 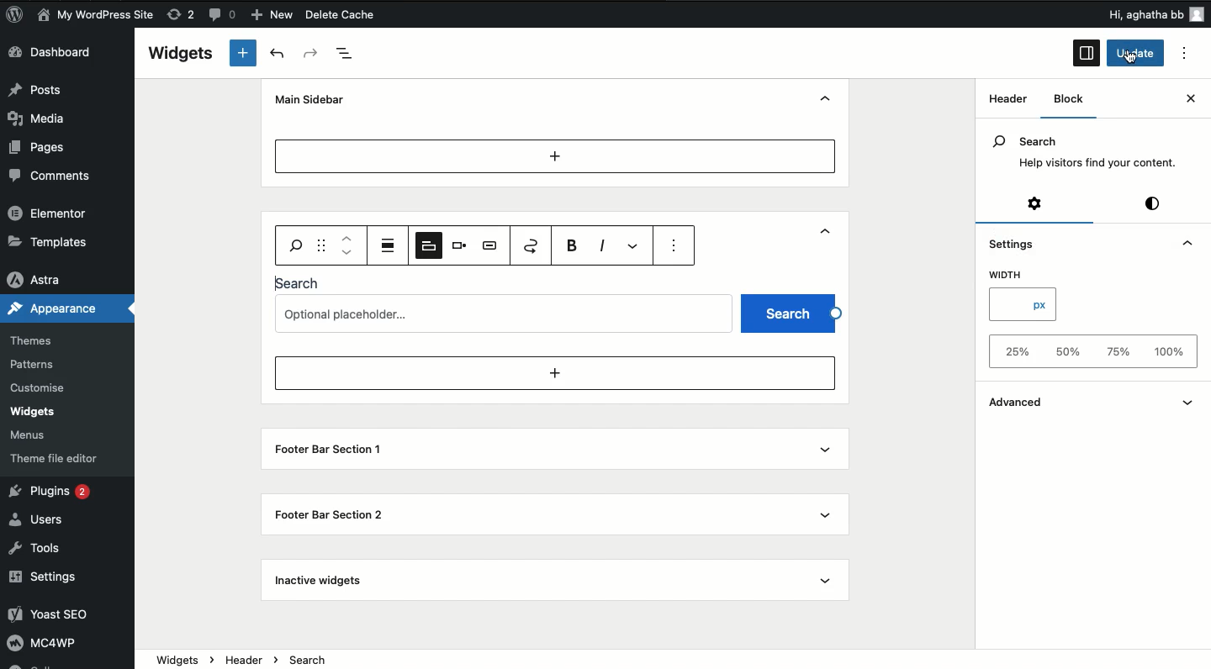 What do you see at coordinates (34, 412) in the screenshot?
I see `Widgets` at bounding box center [34, 412].